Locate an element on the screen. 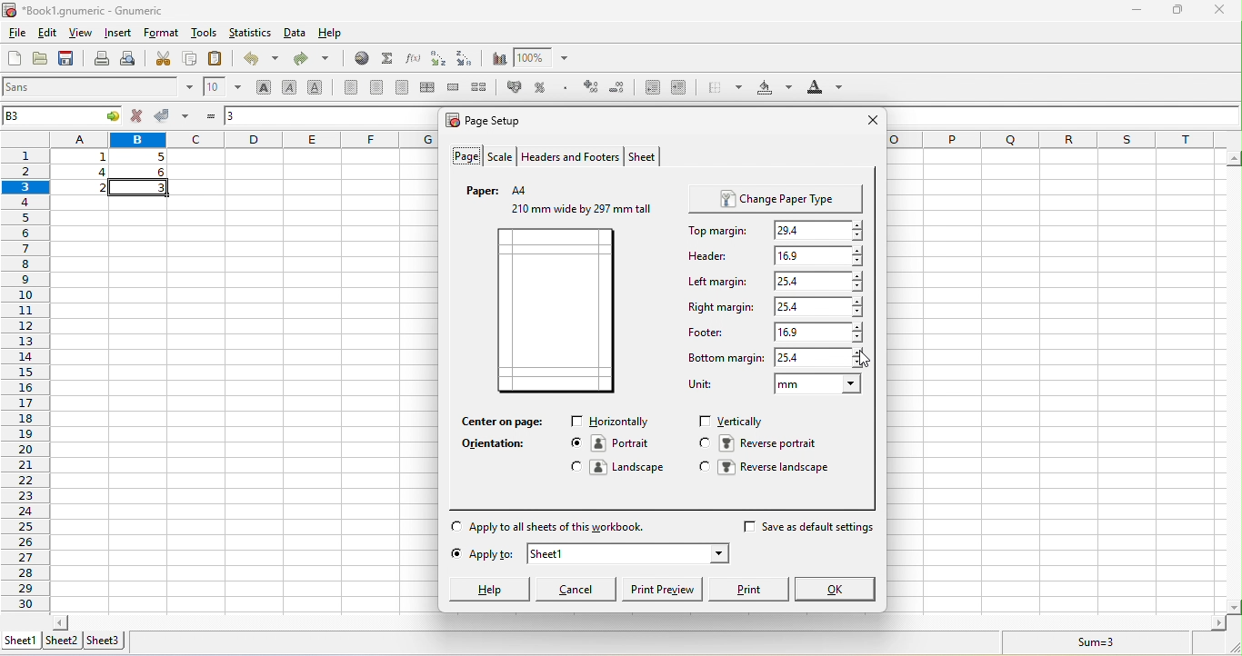  unit is located at coordinates (700, 385).